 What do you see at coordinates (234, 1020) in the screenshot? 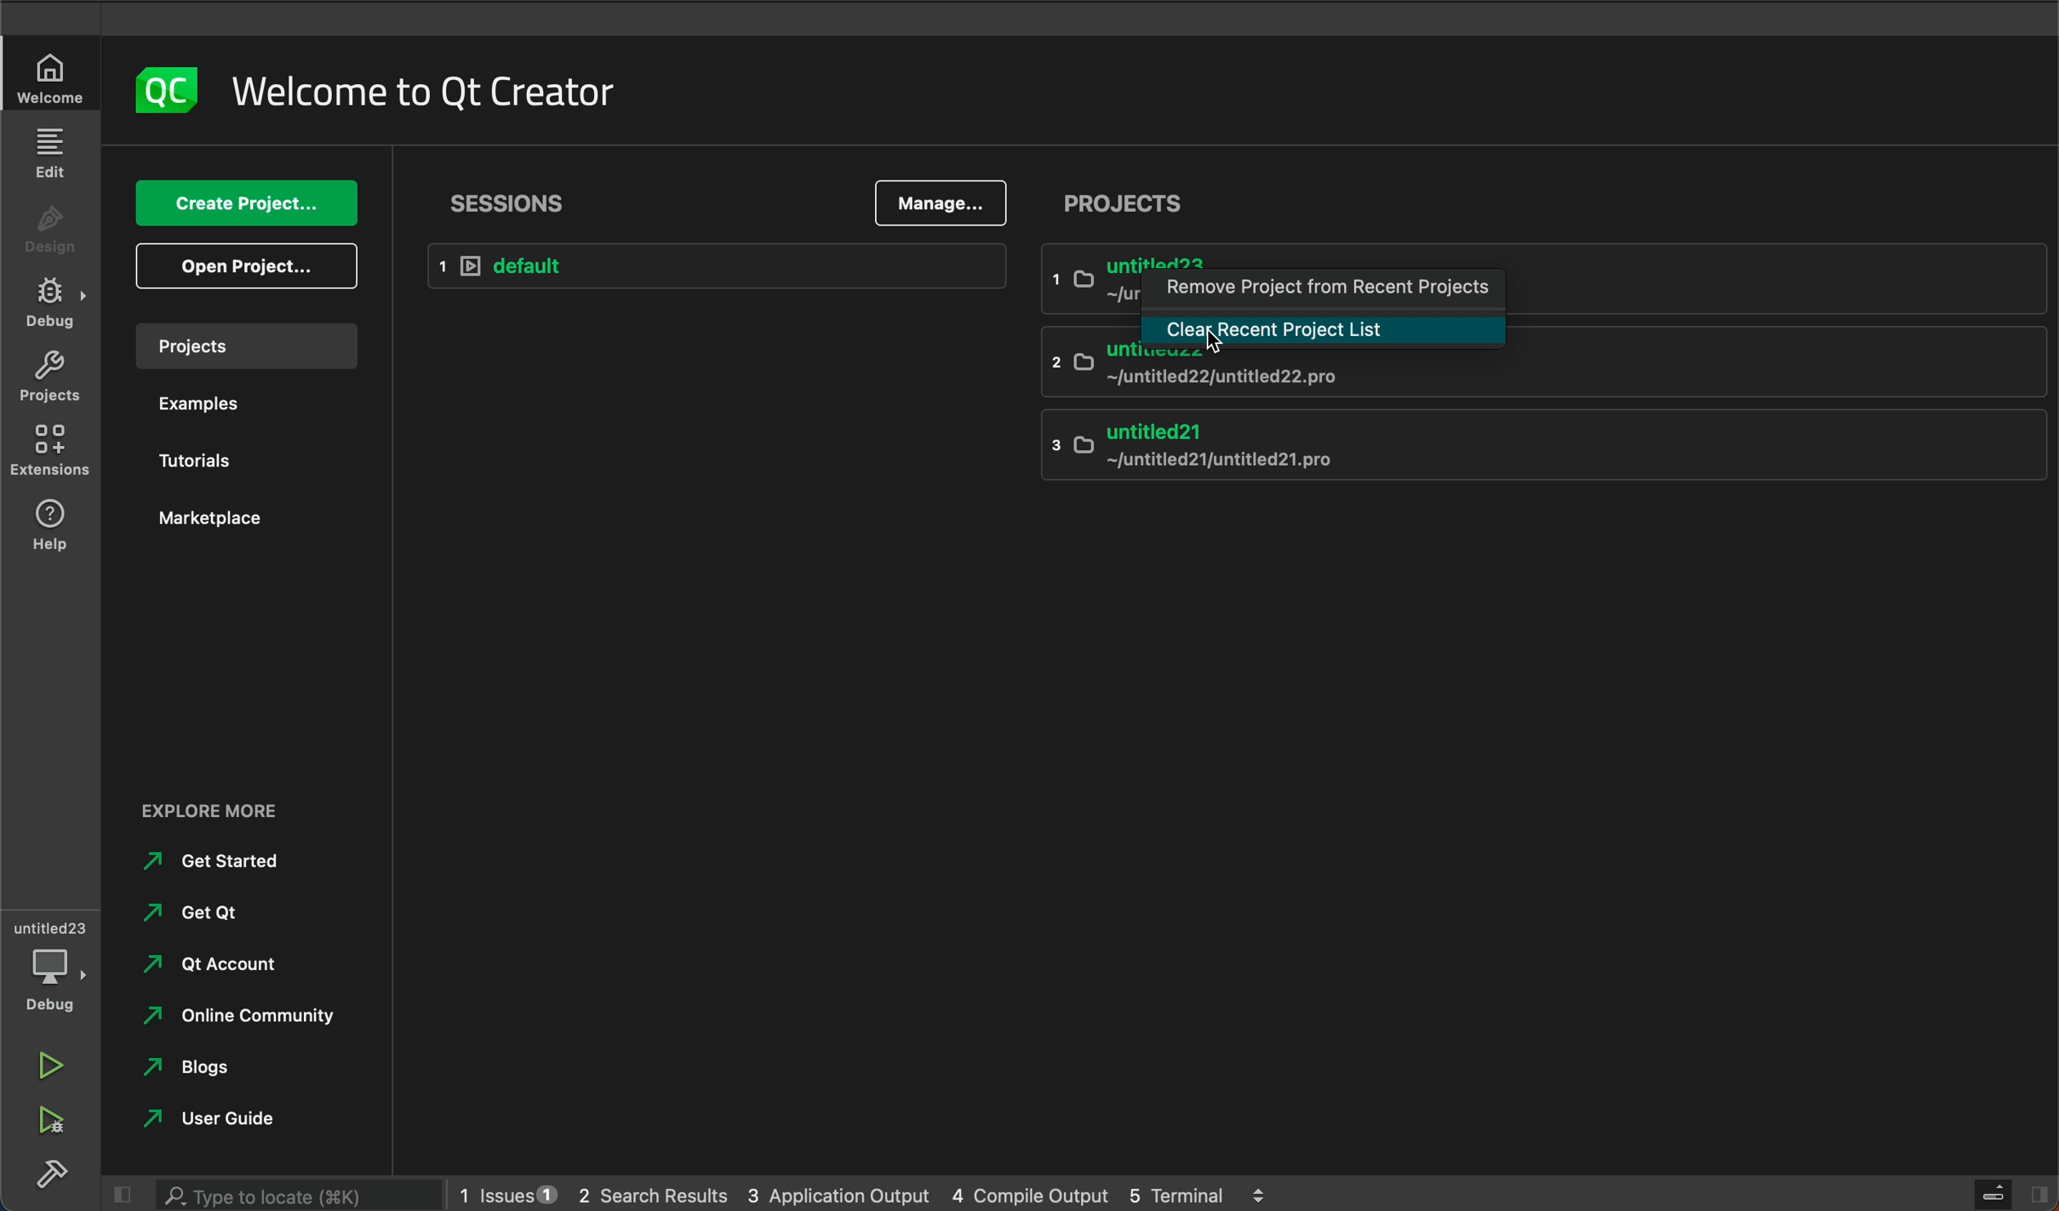
I see `online community` at bounding box center [234, 1020].